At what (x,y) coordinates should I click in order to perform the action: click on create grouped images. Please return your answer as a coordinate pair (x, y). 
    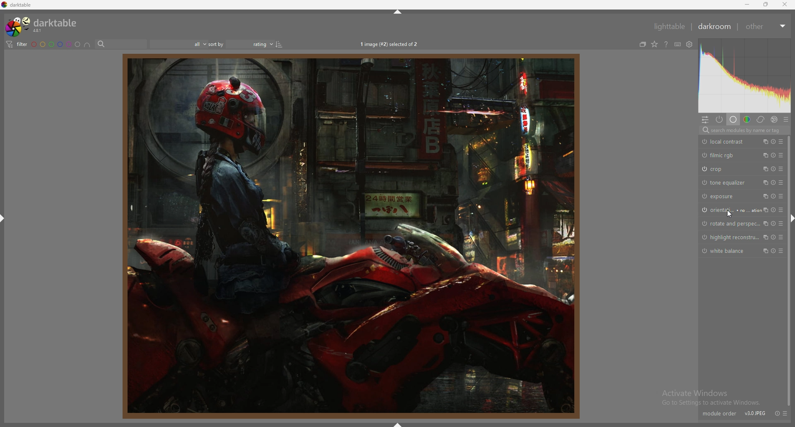
    Looking at the image, I should click on (643, 44).